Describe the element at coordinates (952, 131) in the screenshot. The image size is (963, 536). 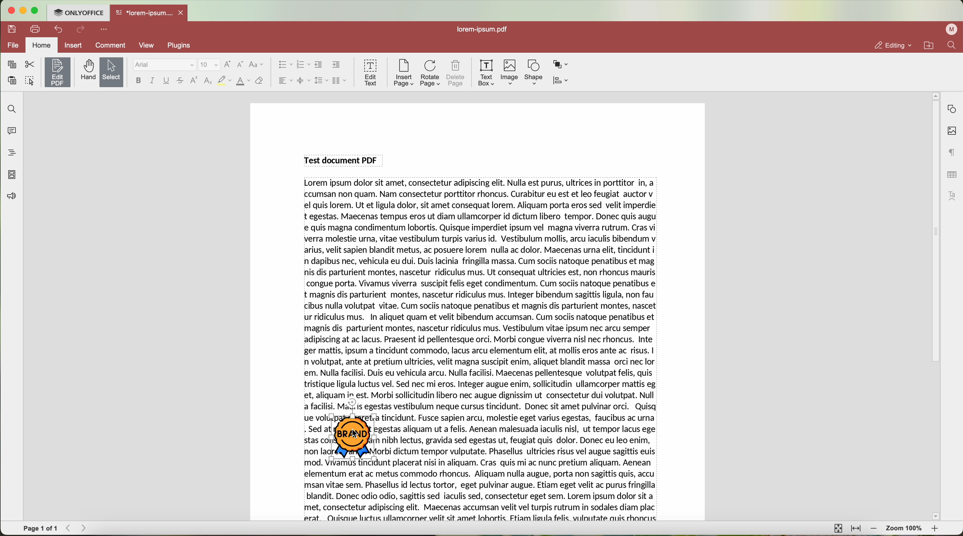
I see `image settings` at that location.